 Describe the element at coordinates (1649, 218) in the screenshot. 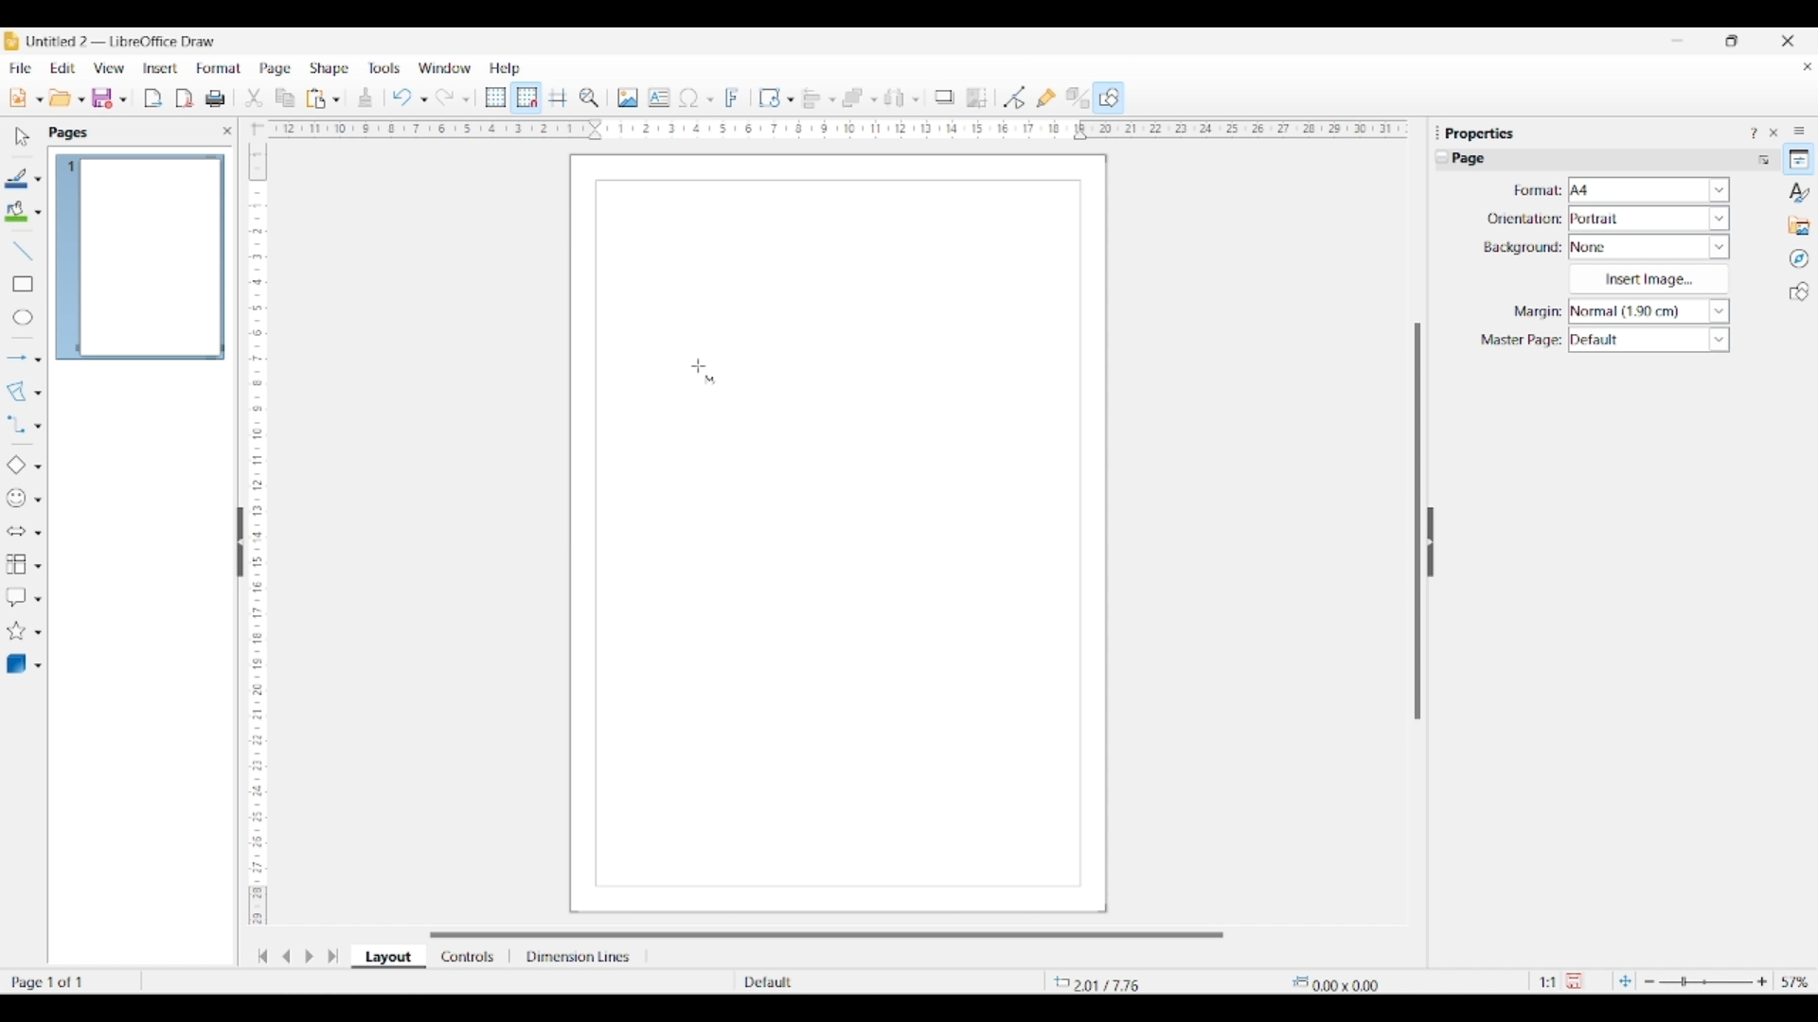

I see `Orientation options` at that location.